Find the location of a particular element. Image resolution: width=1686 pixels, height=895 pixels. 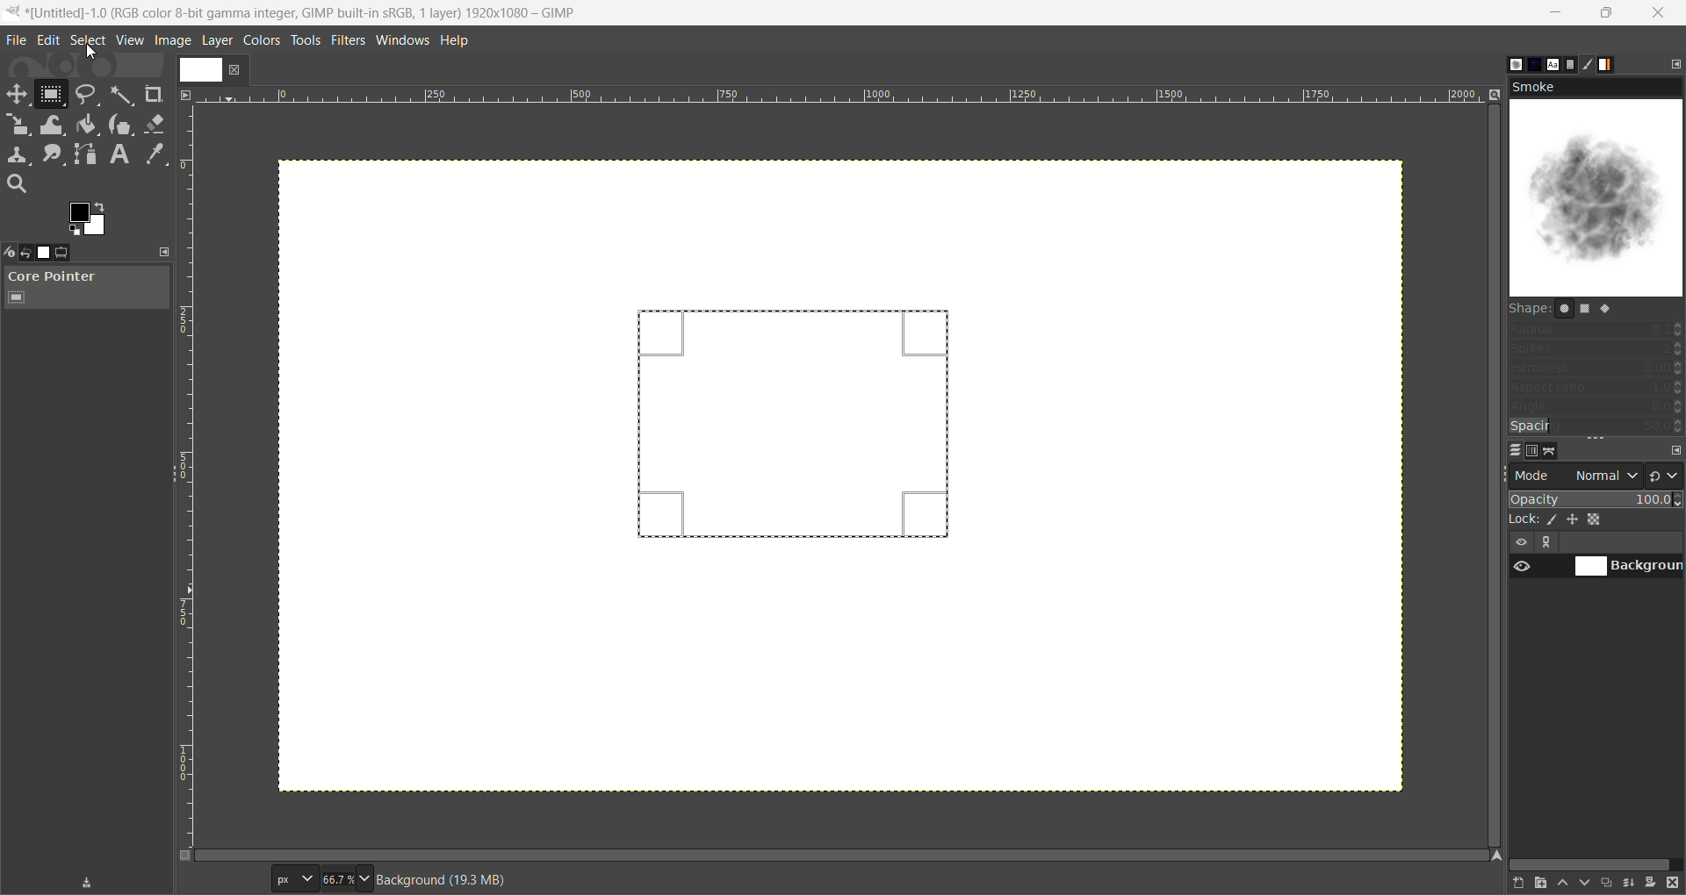

spikes is located at coordinates (1596, 350).